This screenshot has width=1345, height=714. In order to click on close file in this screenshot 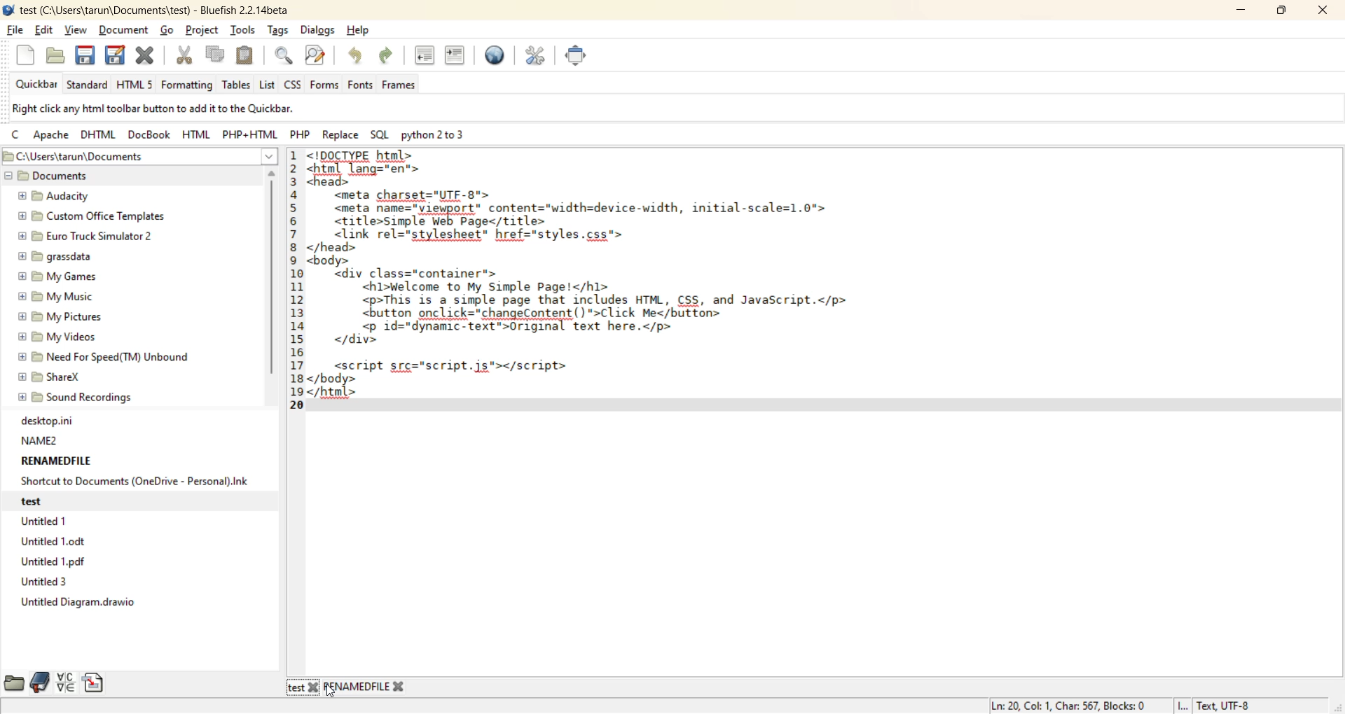, I will do `click(146, 56)`.